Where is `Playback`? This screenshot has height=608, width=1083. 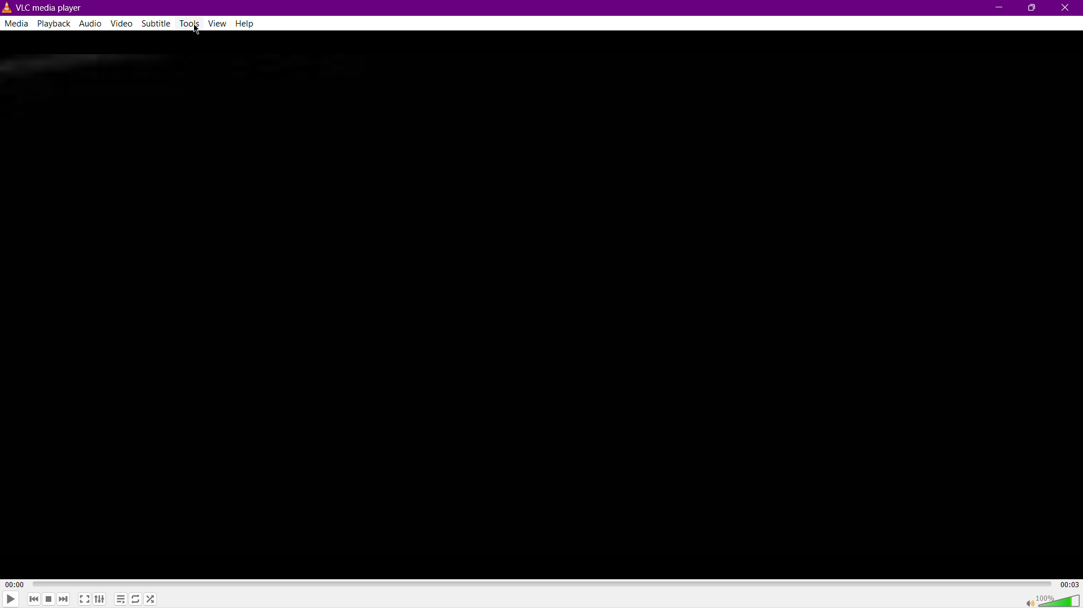
Playback is located at coordinates (56, 24).